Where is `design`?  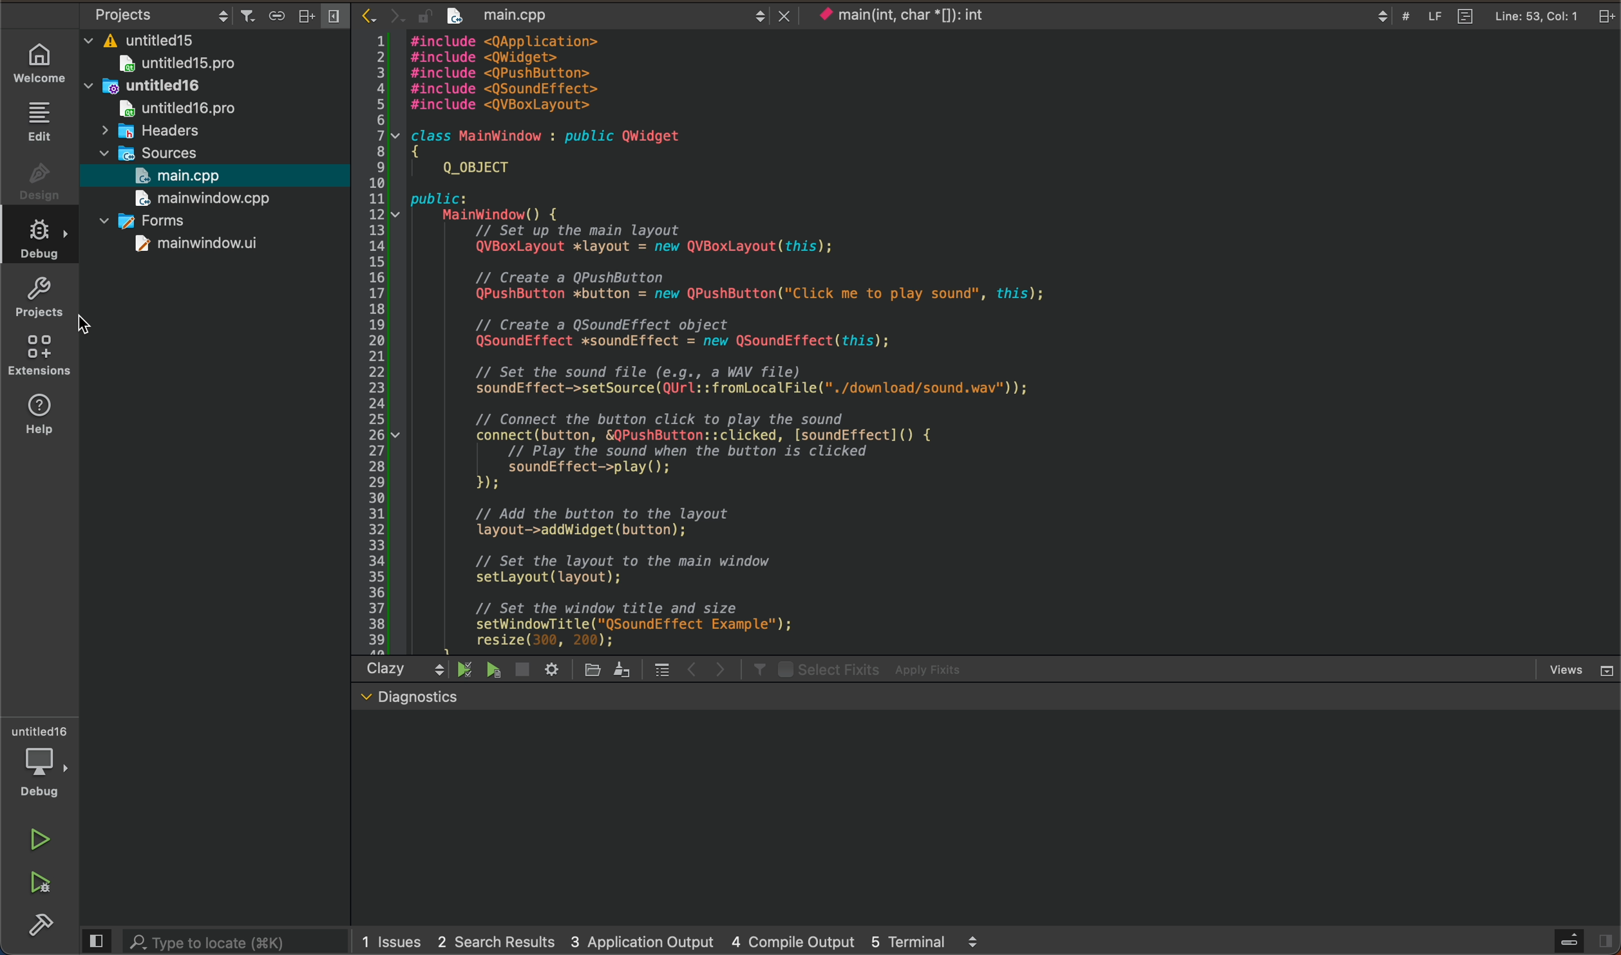
design is located at coordinates (37, 177).